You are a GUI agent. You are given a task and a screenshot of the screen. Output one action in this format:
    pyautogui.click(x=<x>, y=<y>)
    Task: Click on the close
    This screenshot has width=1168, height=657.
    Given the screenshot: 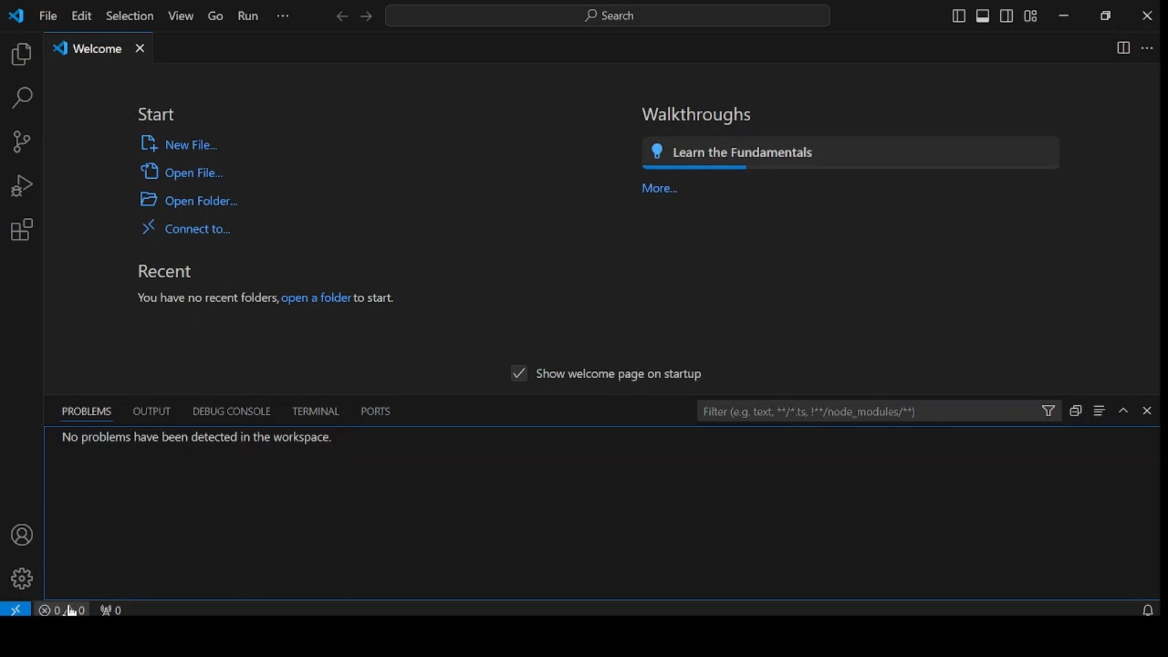 What is the action you would take?
    pyautogui.click(x=1147, y=15)
    